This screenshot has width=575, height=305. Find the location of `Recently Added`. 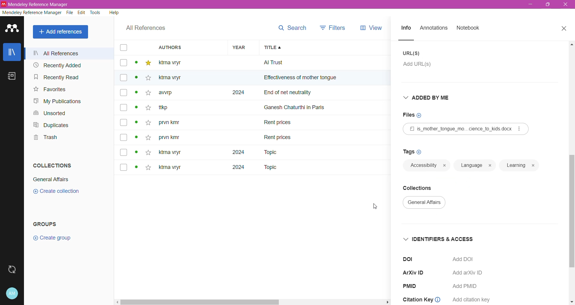

Recently Added is located at coordinates (67, 65).